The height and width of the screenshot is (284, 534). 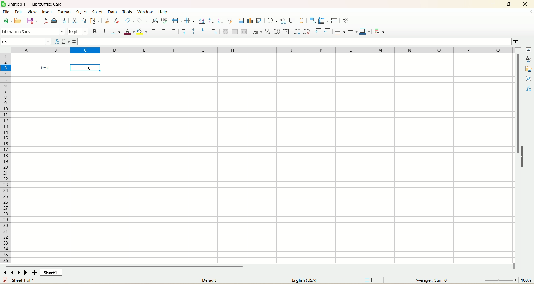 What do you see at coordinates (26, 42) in the screenshot?
I see `Name box` at bounding box center [26, 42].